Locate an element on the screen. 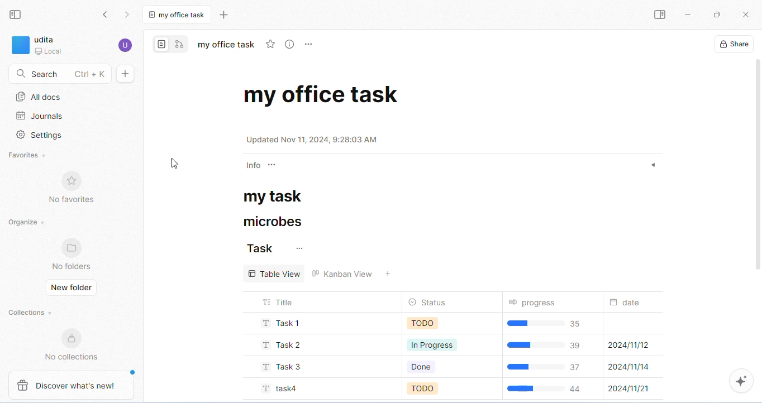 The width and height of the screenshot is (762, 403). info is located at coordinates (252, 166).